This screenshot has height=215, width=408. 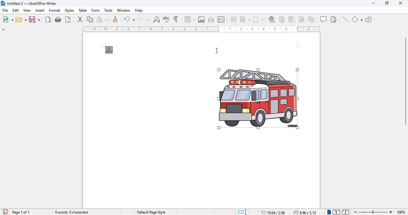 What do you see at coordinates (211, 19) in the screenshot?
I see `insert chart` at bounding box center [211, 19].